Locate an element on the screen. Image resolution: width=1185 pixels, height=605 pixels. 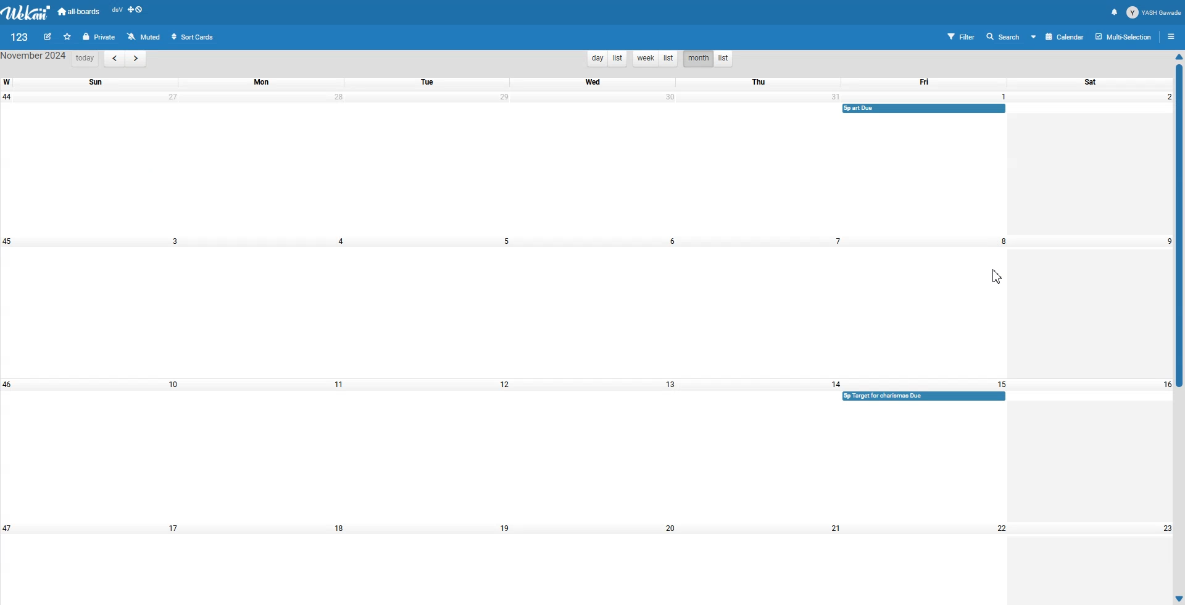
List is located at coordinates (669, 59).